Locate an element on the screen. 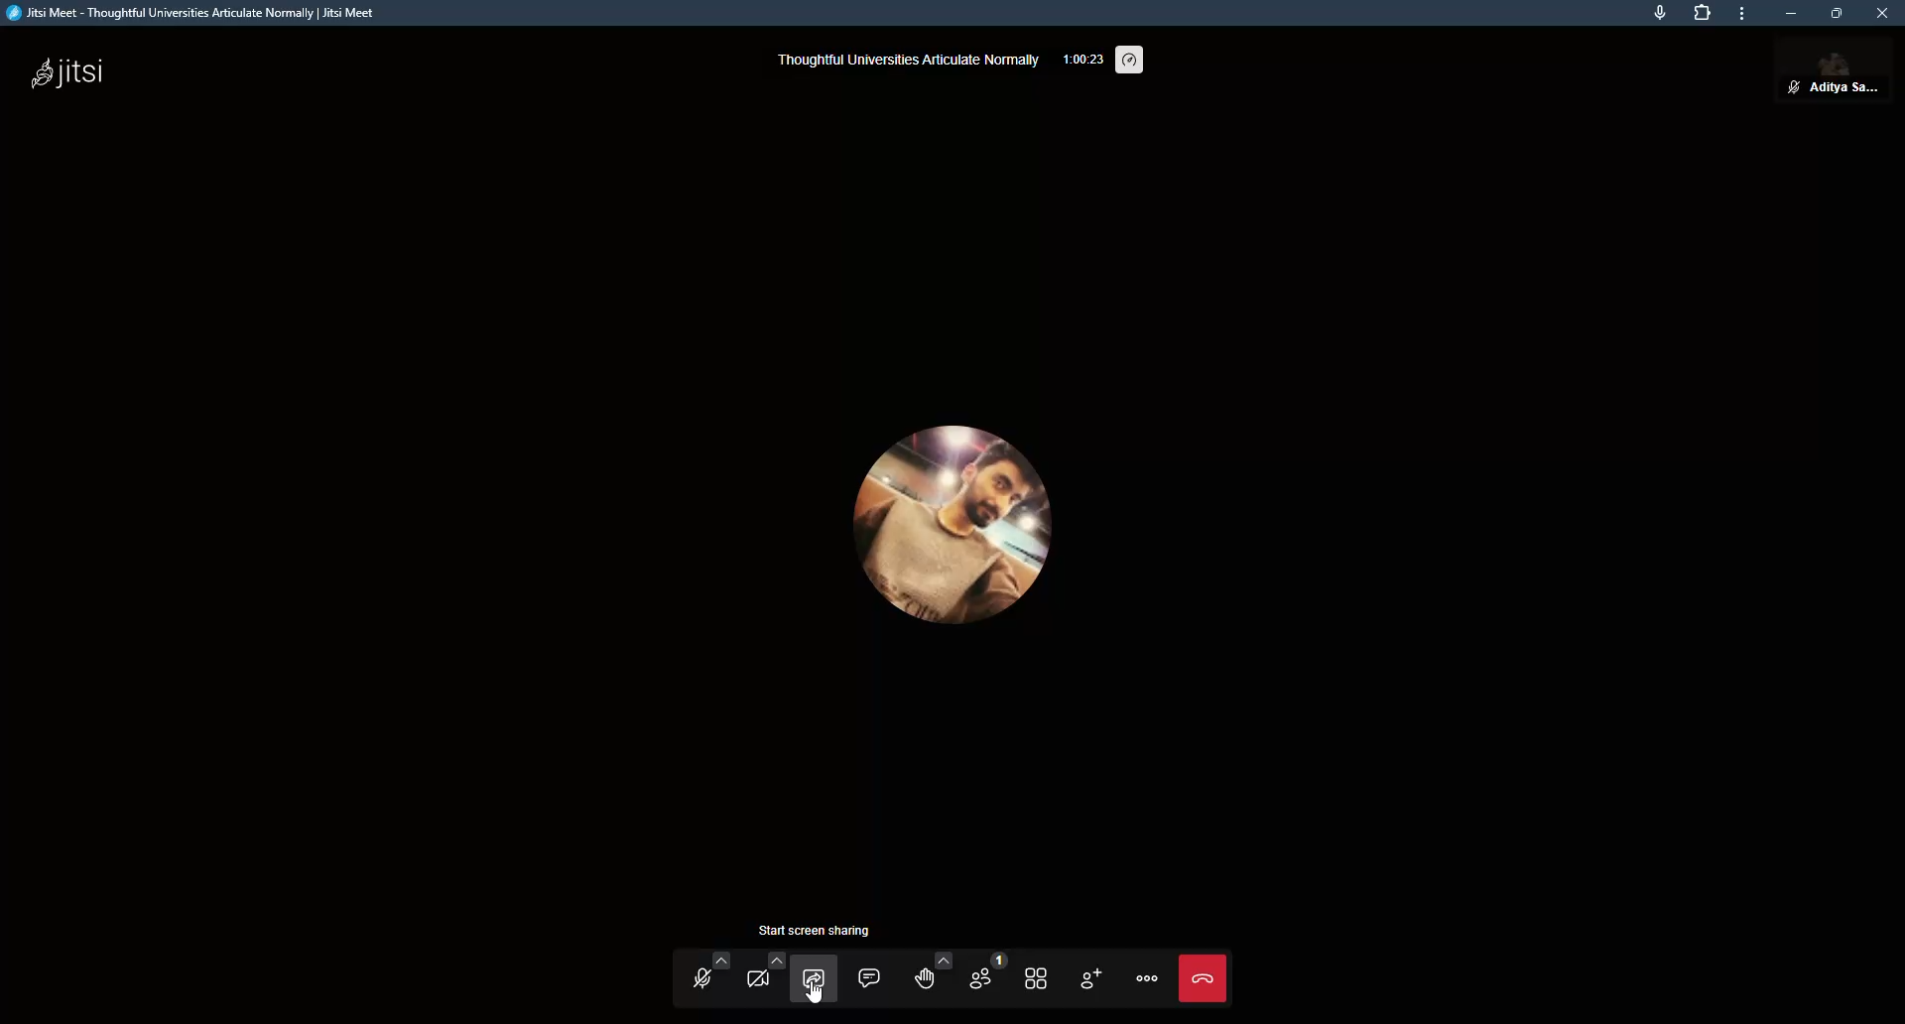 The width and height of the screenshot is (1905, 1024). 1:00:23 is located at coordinates (1080, 59).